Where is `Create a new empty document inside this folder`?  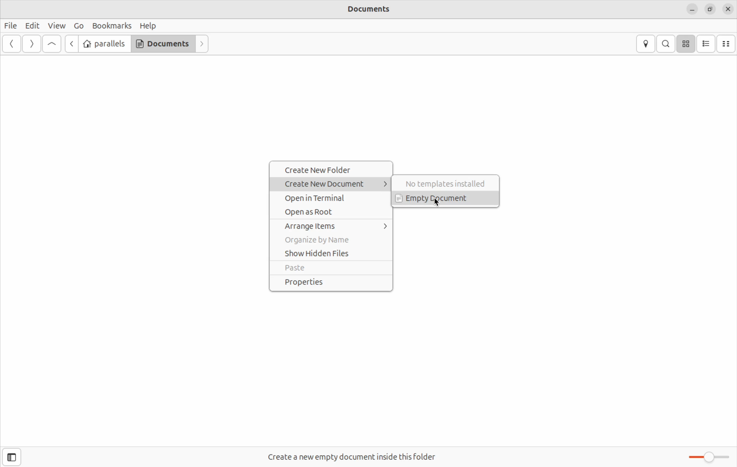
Create a new empty document inside this folder is located at coordinates (361, 452).